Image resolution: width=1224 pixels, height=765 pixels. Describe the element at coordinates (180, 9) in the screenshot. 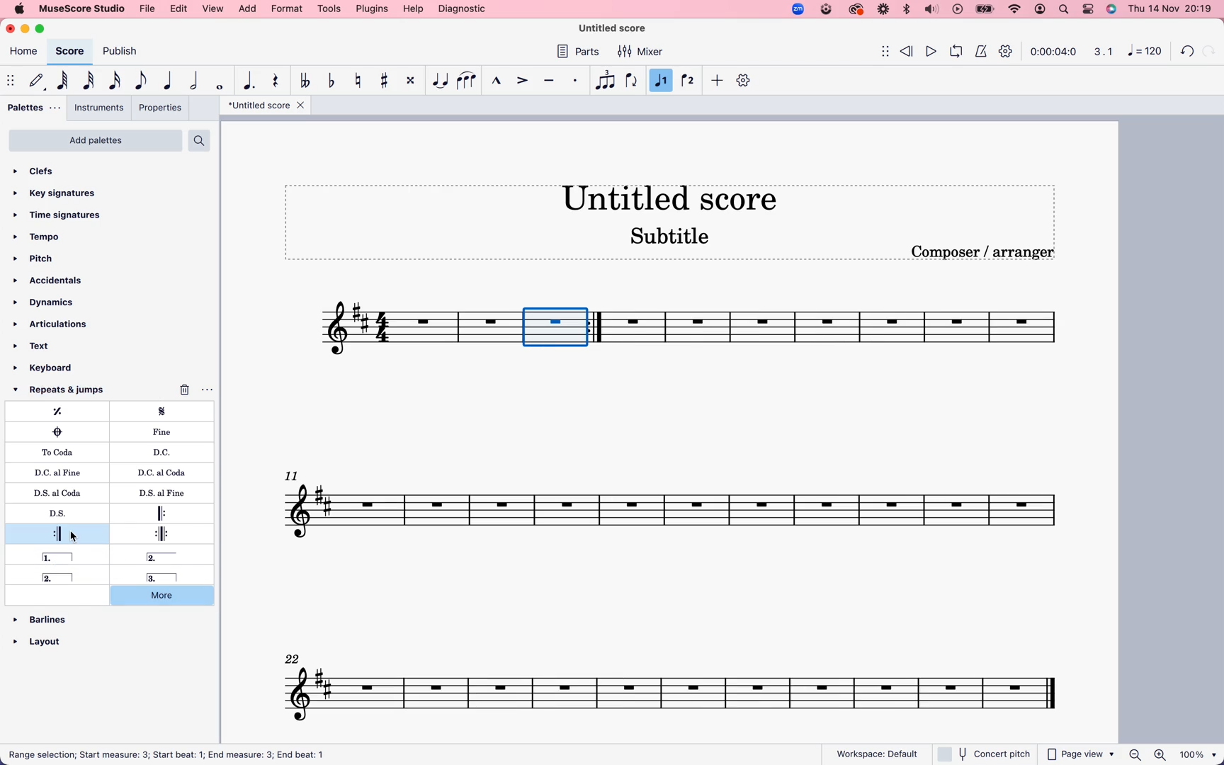

I see `edit` at that location.